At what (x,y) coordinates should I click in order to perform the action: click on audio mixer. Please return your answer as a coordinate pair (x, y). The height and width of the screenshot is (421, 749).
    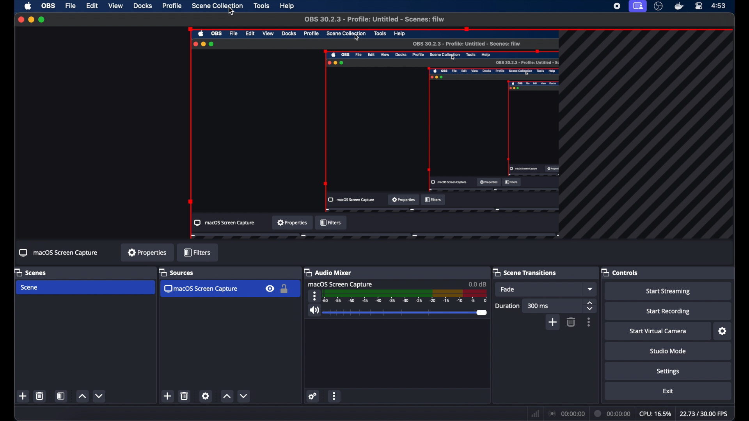
    Looking at the image, I should click on (330, 272).